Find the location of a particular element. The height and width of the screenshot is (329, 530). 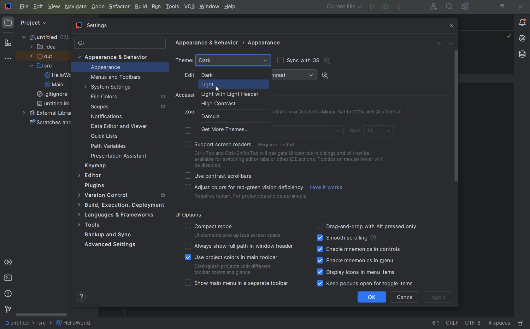

CURRENT FILE is located at coordinates (344, 7).